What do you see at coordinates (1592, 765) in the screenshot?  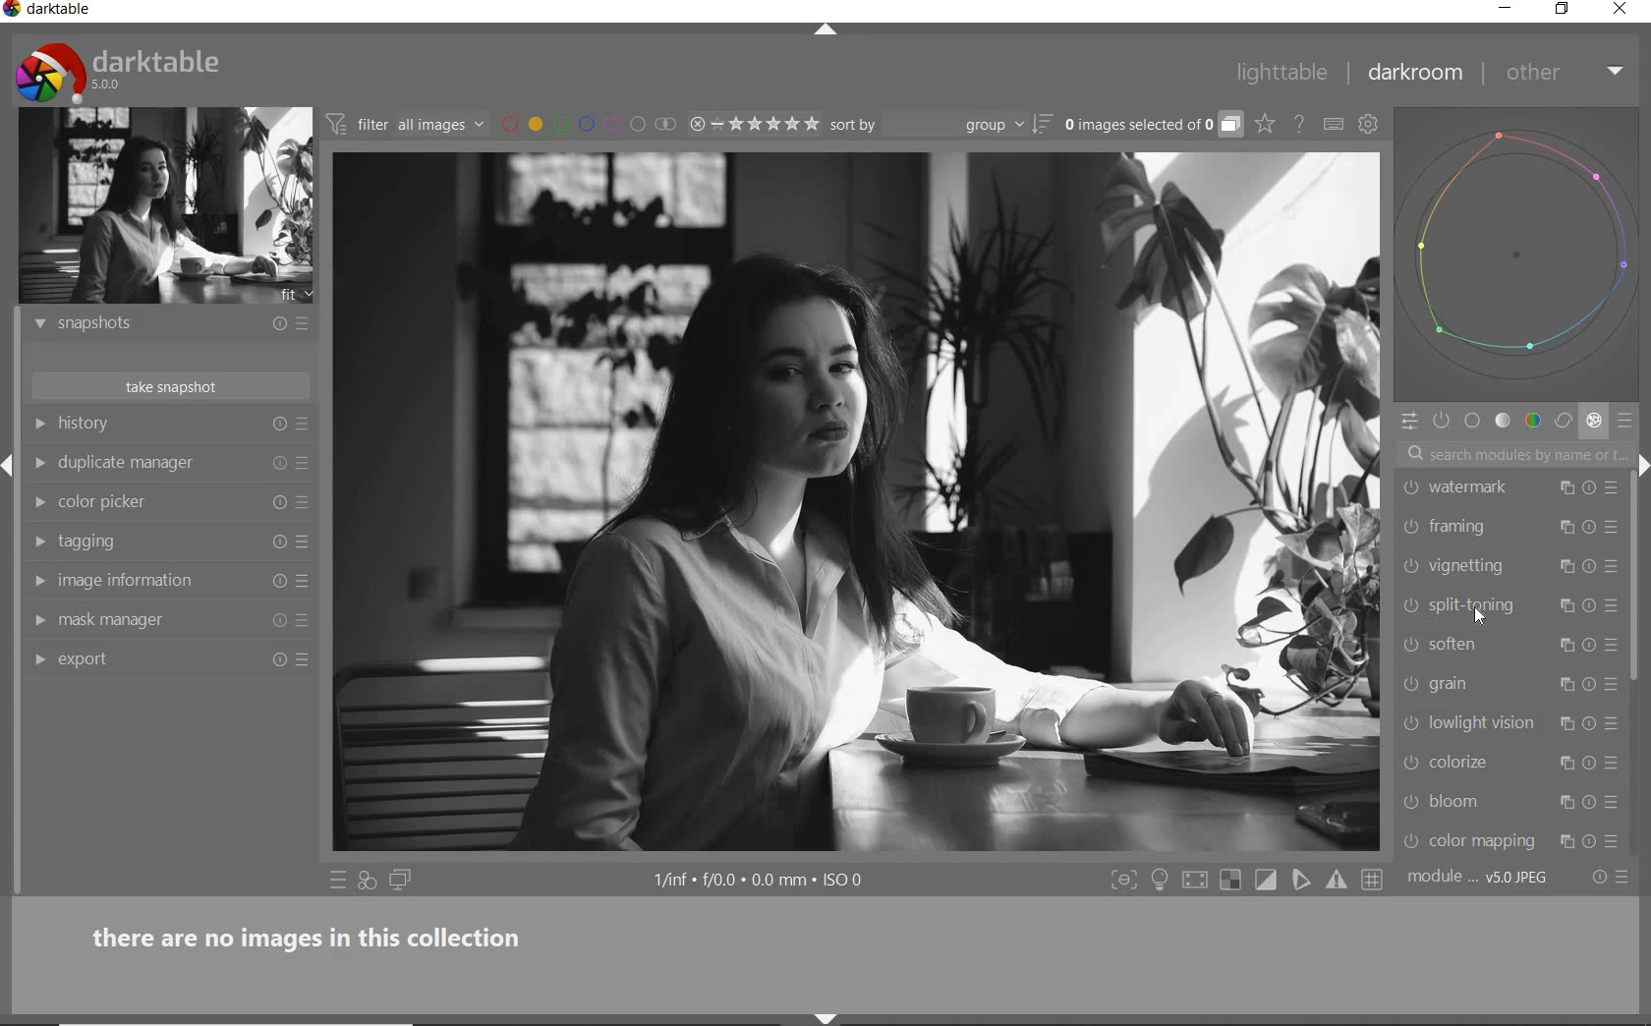 I see `reset` at bounding box center [1592, 765].